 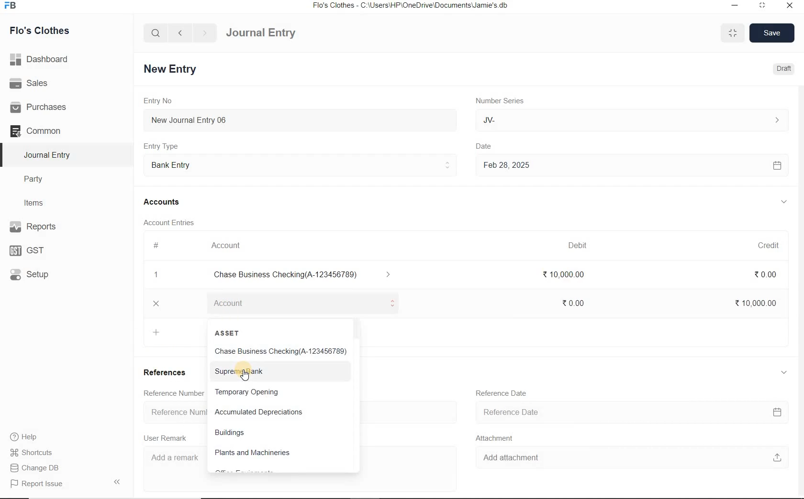 I want to click on Reference Number, so click(x=171, y=393).